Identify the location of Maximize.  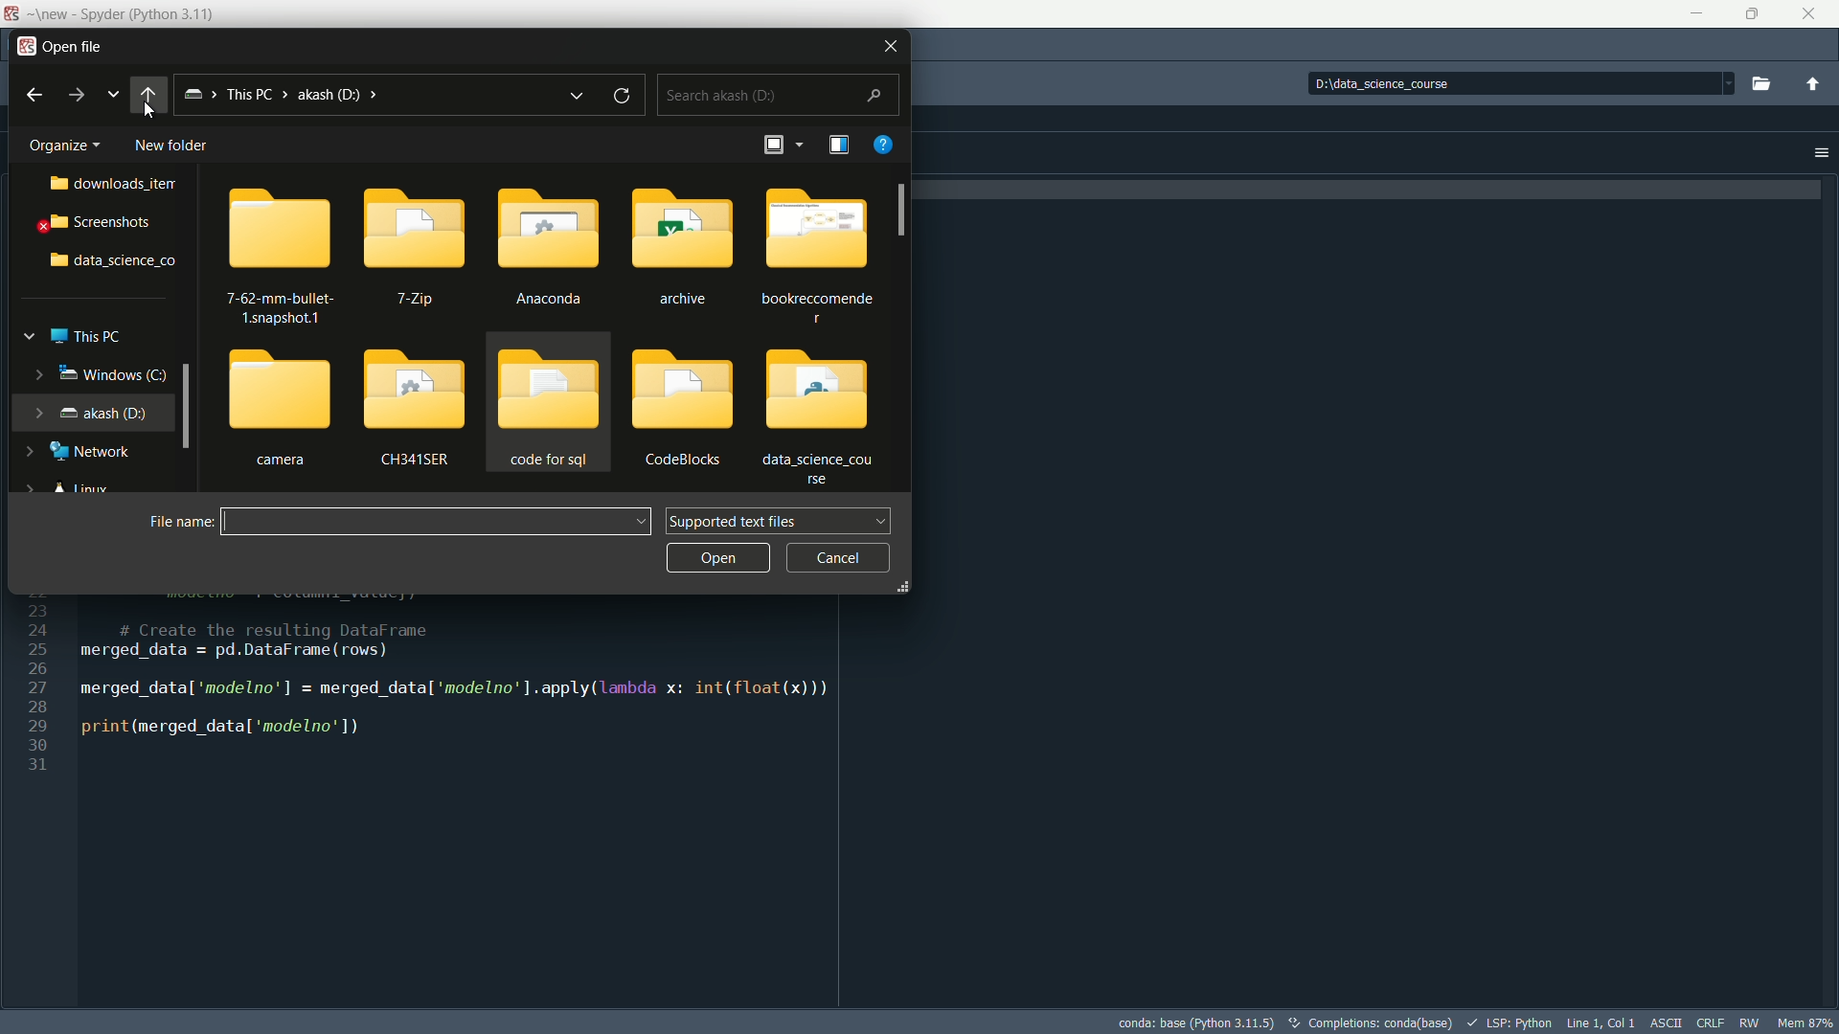
(1752, 13).